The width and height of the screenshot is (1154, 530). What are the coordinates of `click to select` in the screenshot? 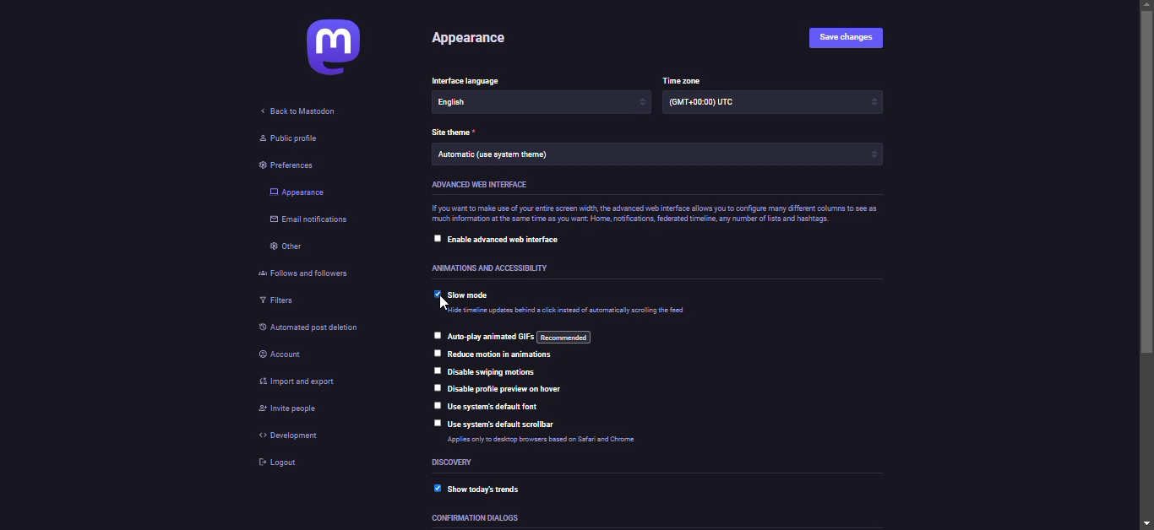 It's located at (436, 335).